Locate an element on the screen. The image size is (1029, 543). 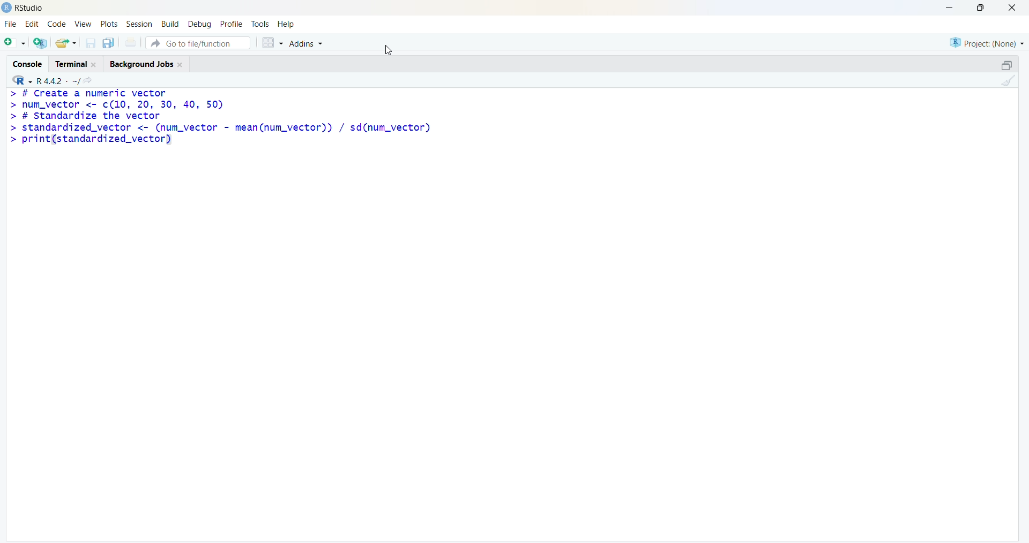
debug is located at coordinates (200, 25).